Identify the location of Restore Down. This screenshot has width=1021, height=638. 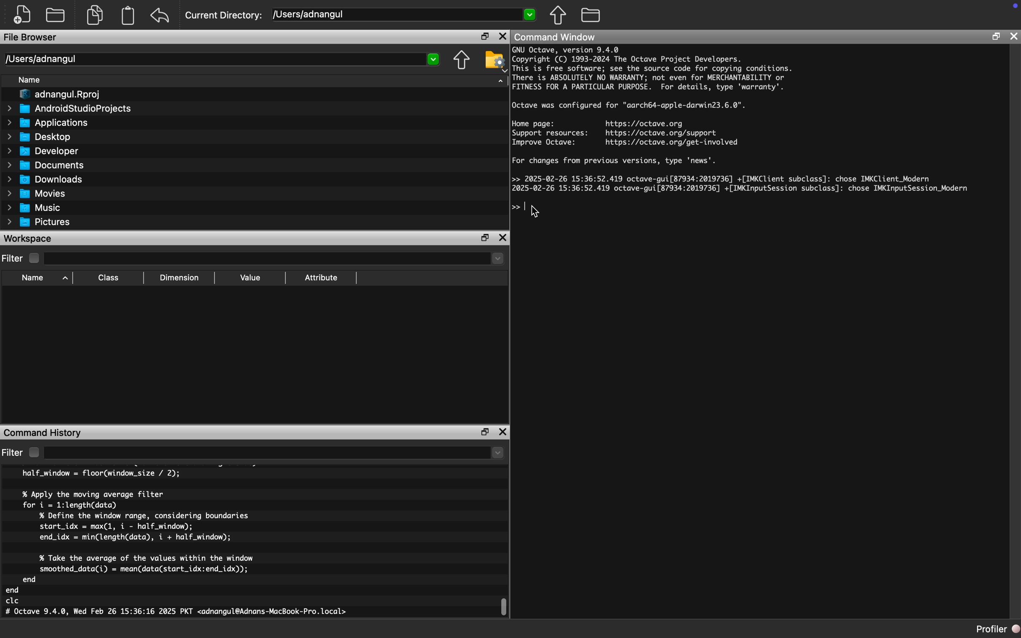
(995, 36).